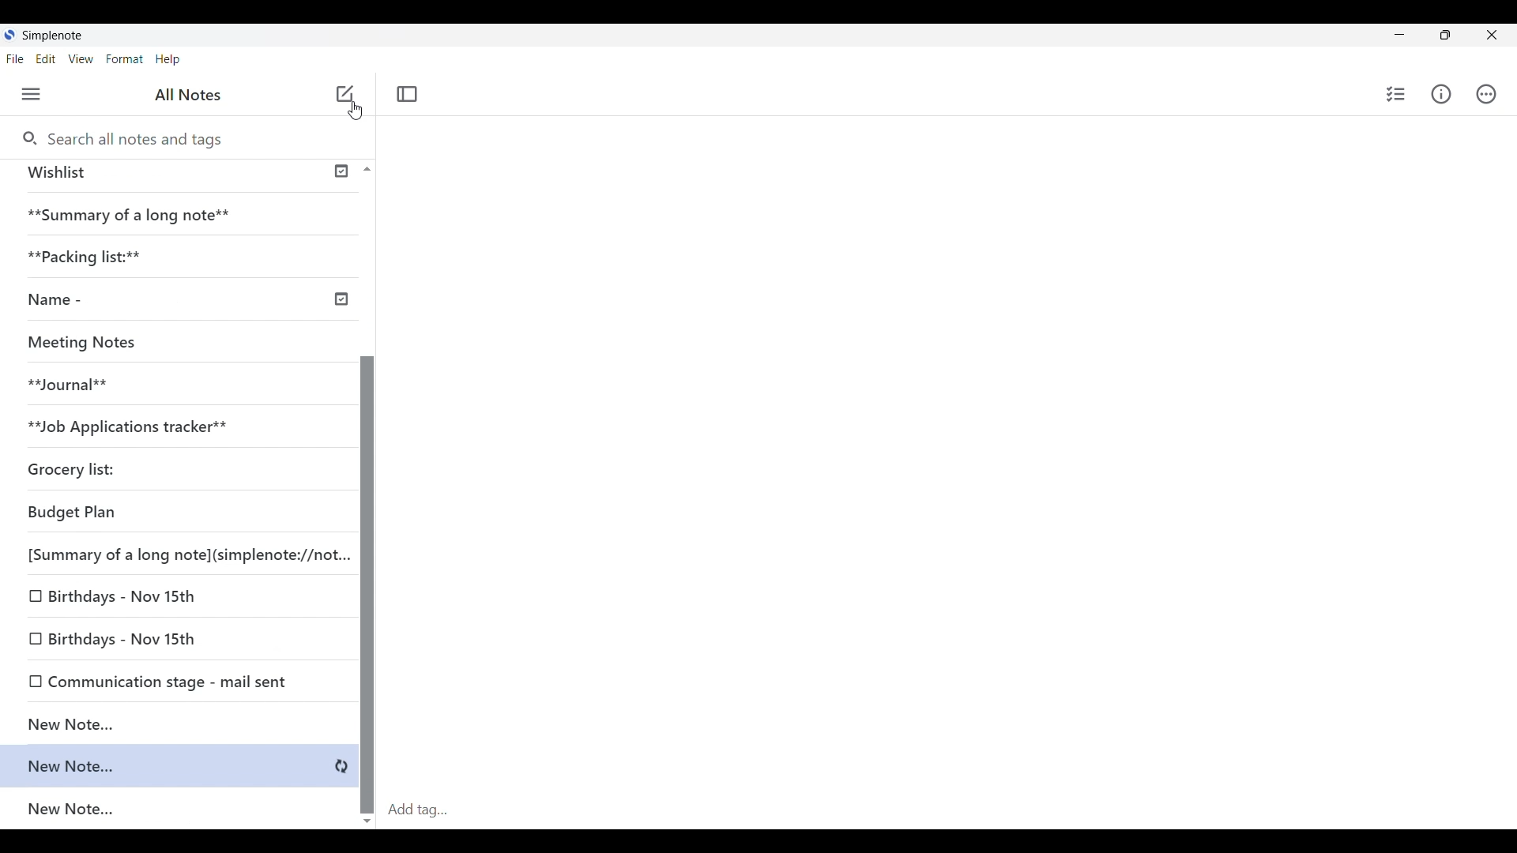 Image resolution: width=1517 pixels, height=853 pixels. What do you see at coordinates (137, 215) in the screenshot?
I see `**Summary of a long note**` at bounding box center [137, 215].